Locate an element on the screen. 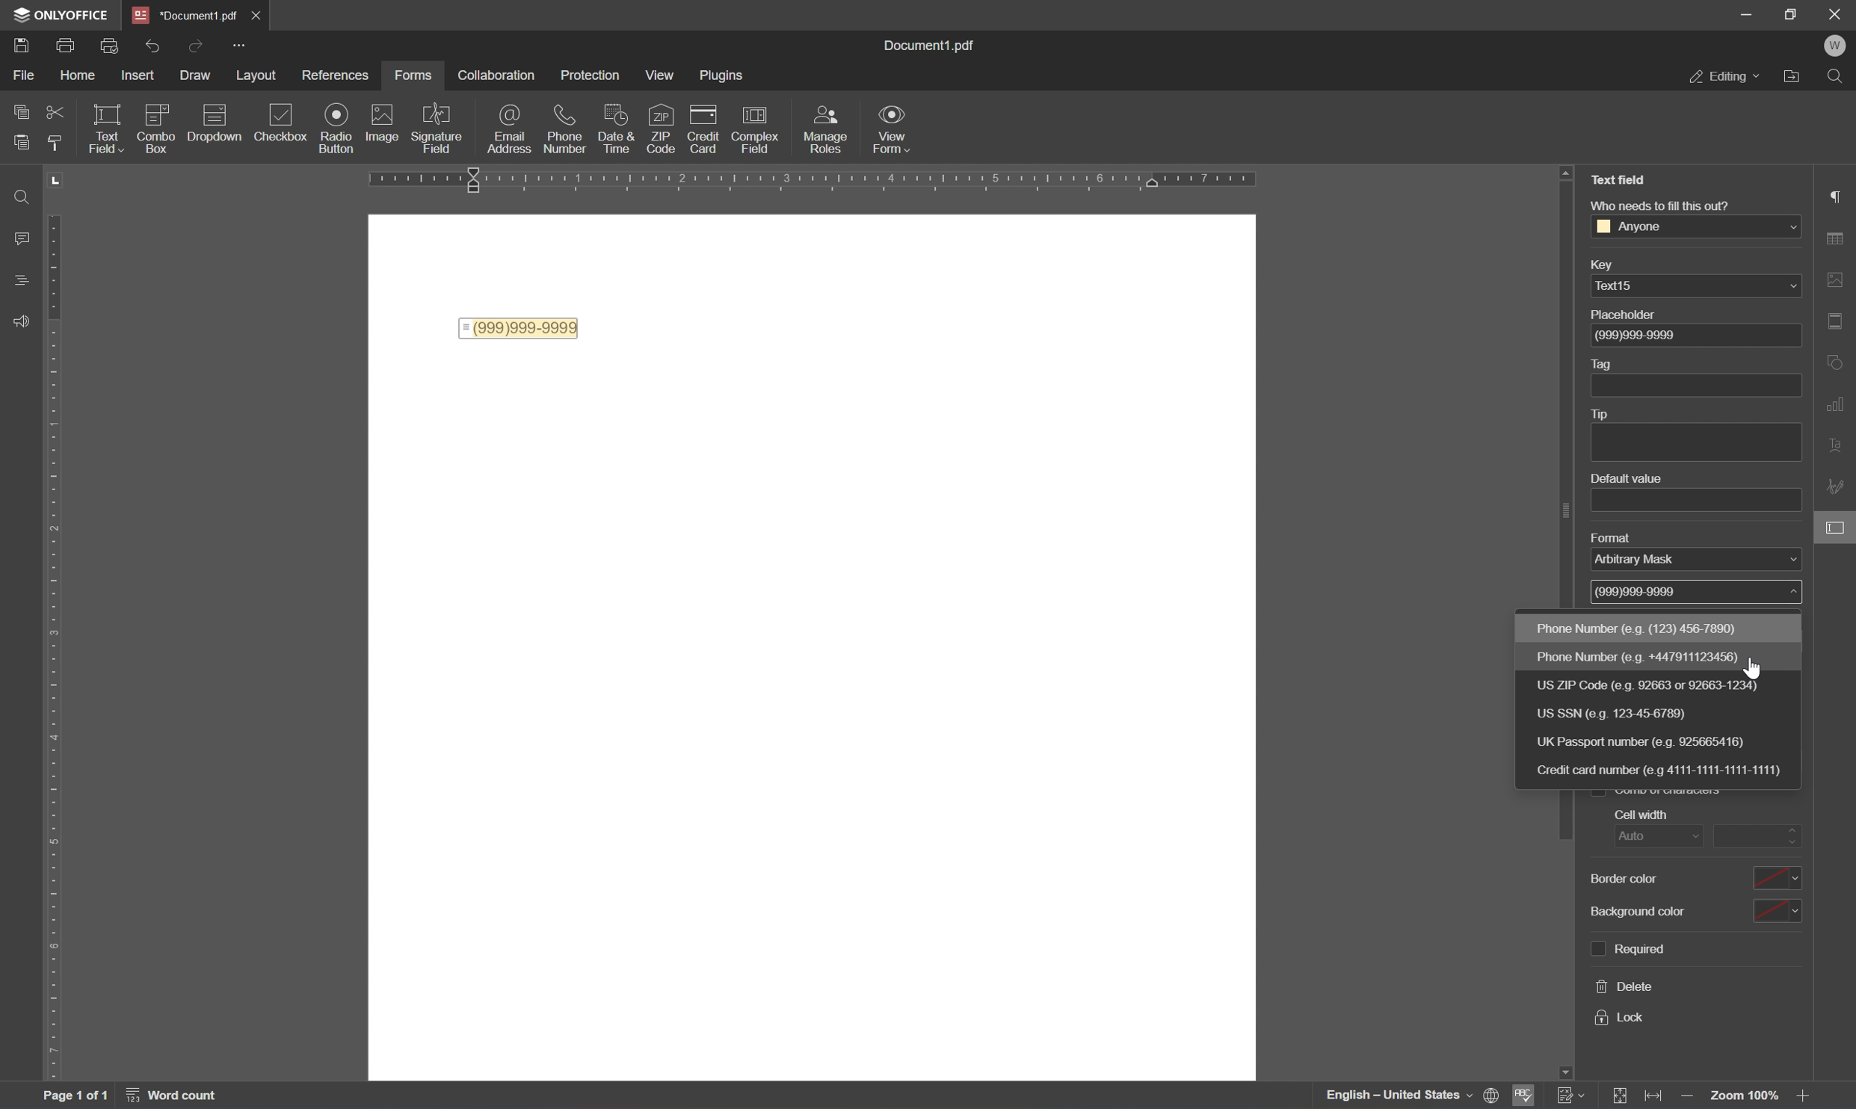  document1.pdf is located at coordinates (181, 13).